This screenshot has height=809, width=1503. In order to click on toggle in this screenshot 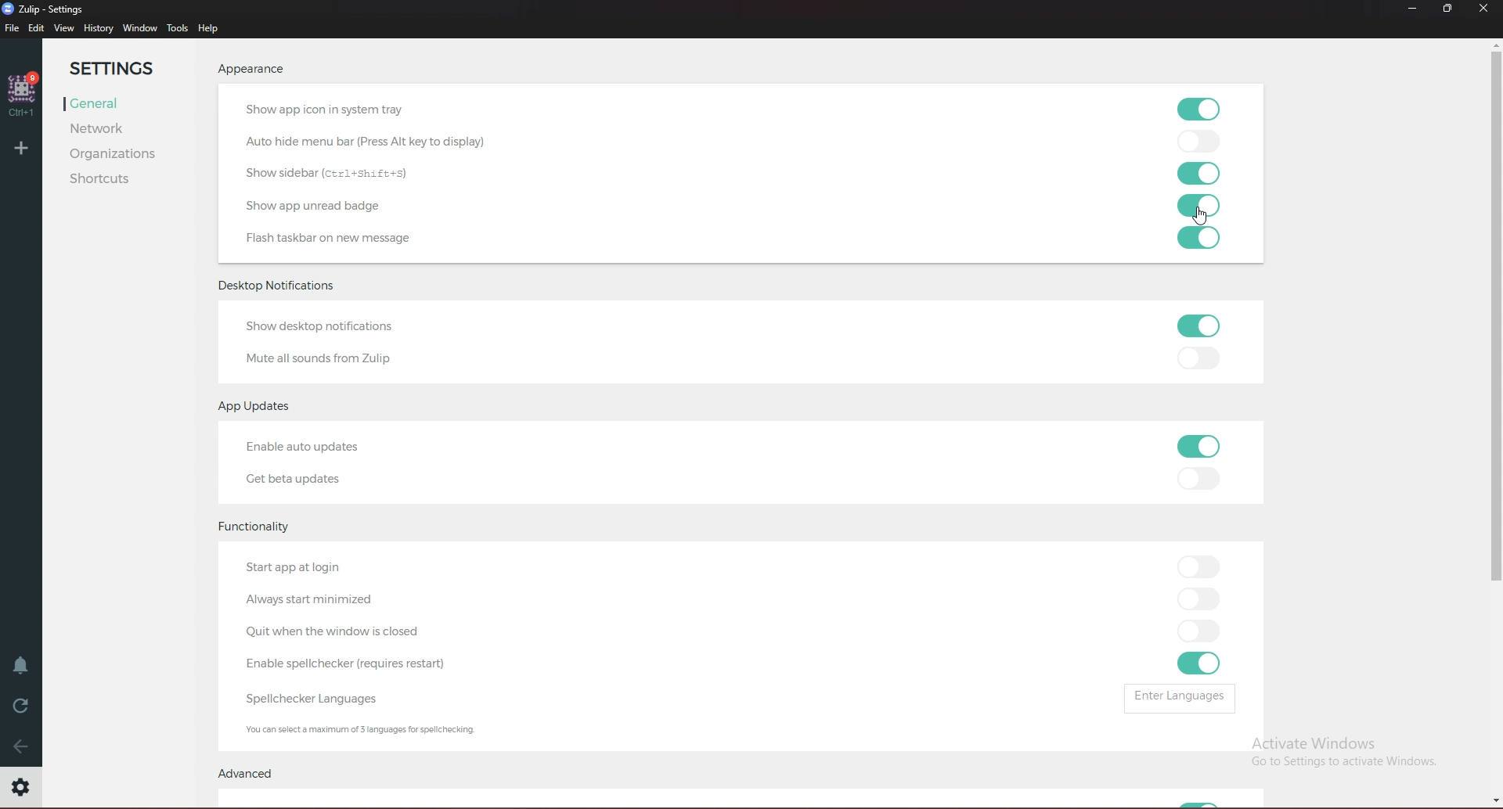, I will do `click(1198, 205)`.